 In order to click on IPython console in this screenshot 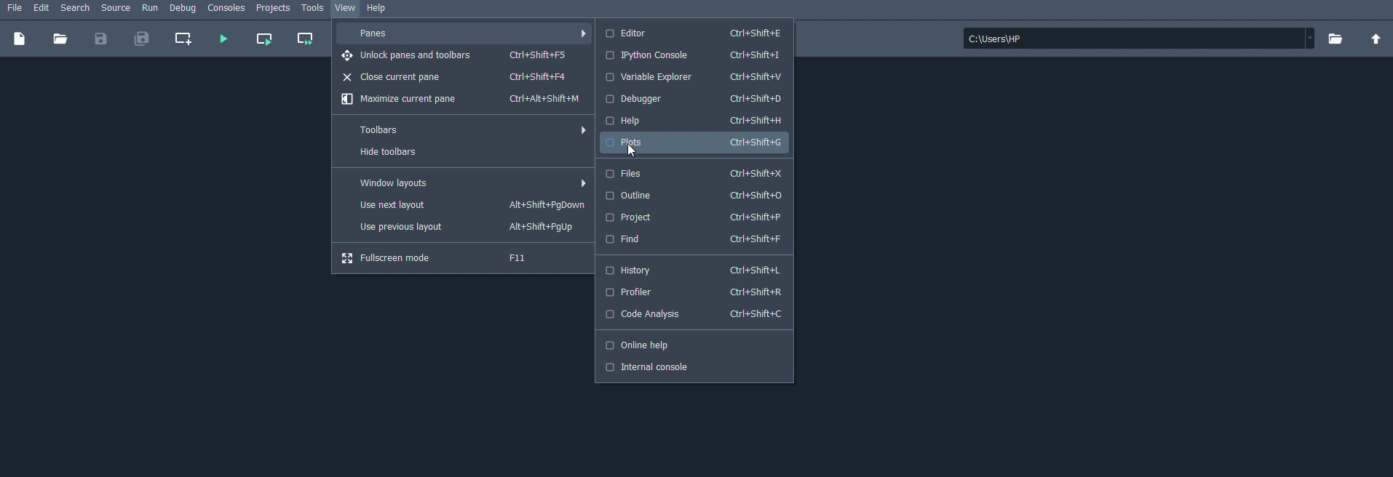, I will do `click(691, 55)`.